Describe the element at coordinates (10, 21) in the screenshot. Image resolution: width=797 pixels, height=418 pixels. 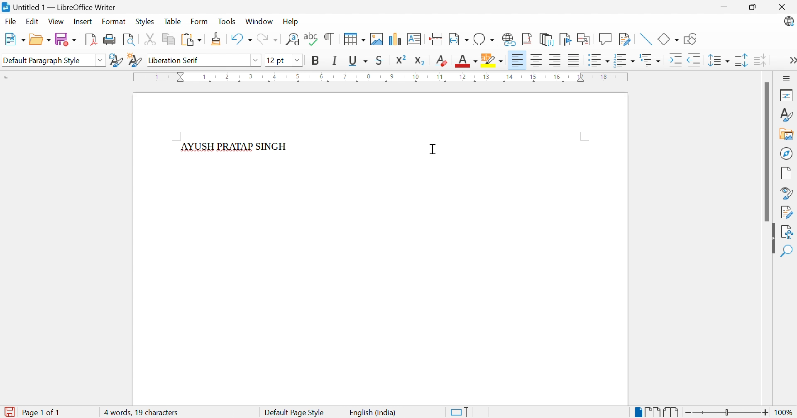
I see `File` at that location.